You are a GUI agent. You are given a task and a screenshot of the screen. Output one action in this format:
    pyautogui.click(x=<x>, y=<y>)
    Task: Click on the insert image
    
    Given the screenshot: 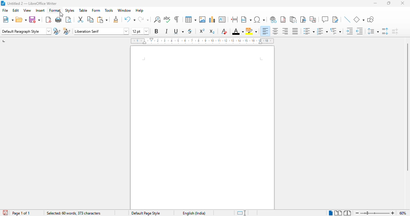 What is the action you would take?
    pyautogui.click(x=202, y=19)
    